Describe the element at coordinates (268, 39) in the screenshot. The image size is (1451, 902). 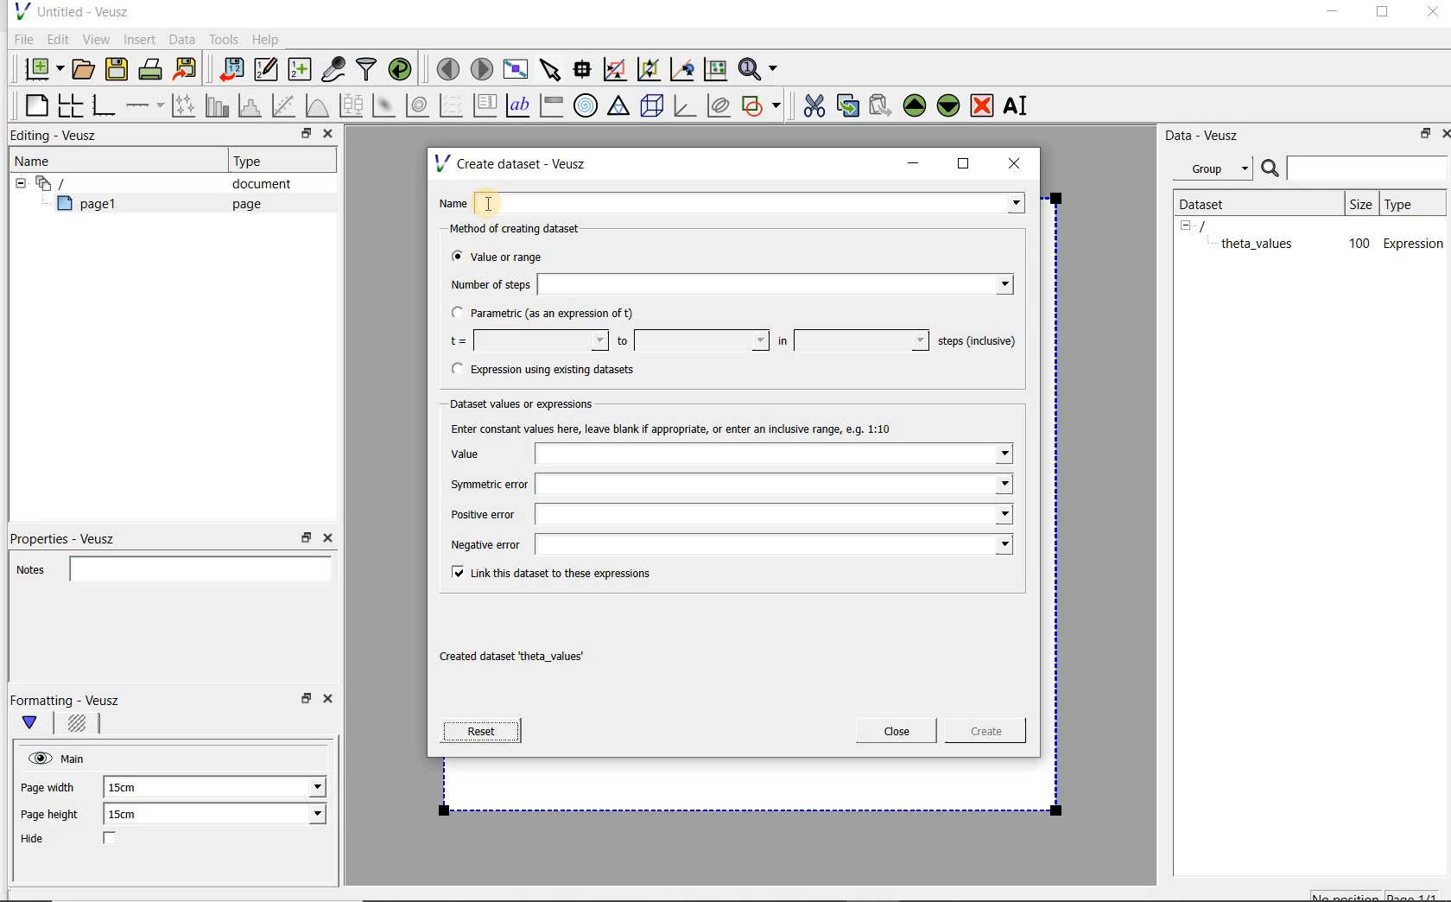
I see `Help` at that location.